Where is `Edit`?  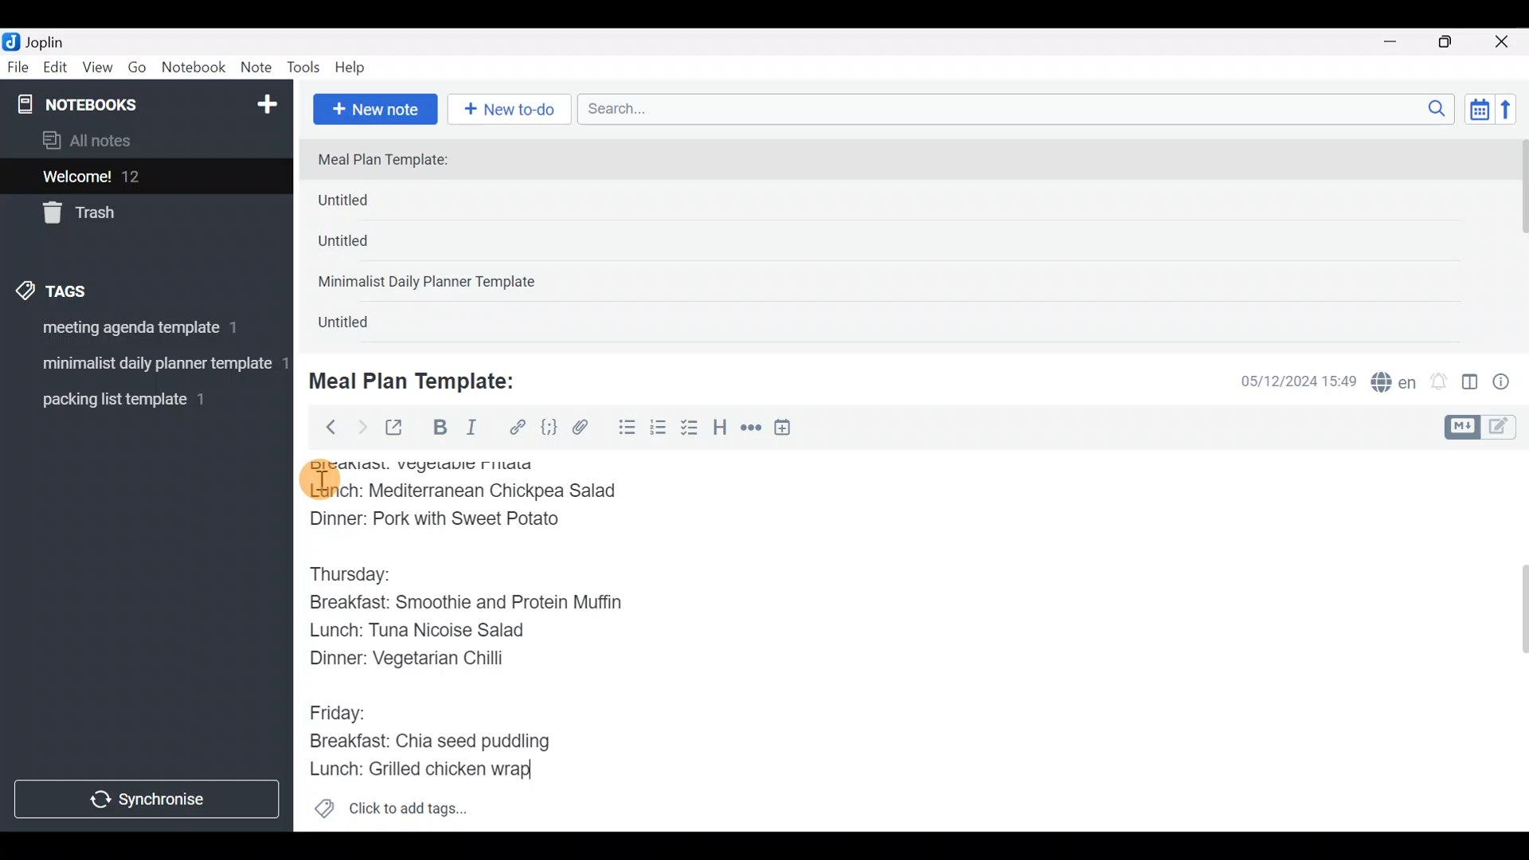
Edit is located at coordinates (56, 70).